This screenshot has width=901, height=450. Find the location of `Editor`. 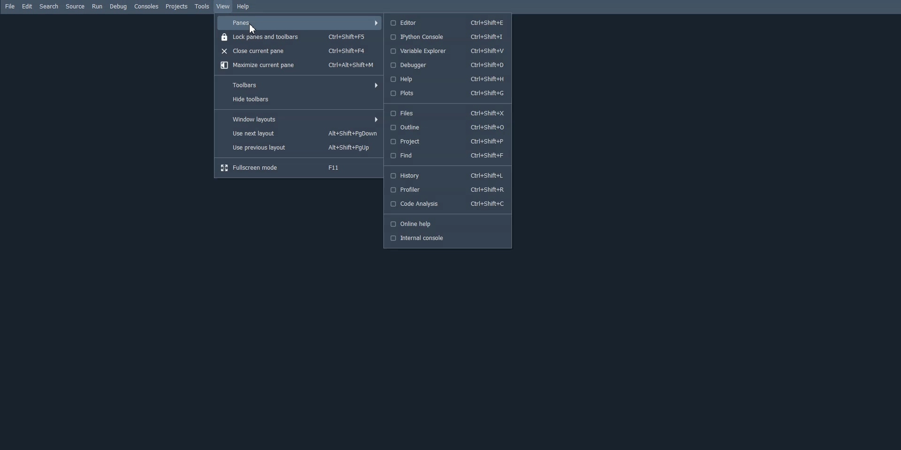

Editor is located at coordinates (446, 22).